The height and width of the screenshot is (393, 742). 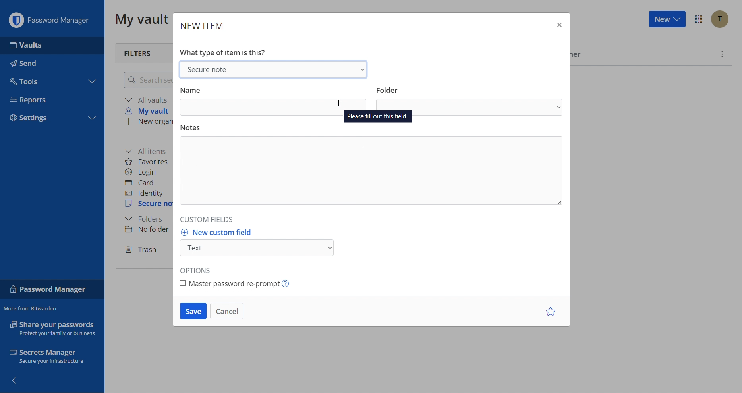 I want to click on Settings, so click(x=32, y=117).